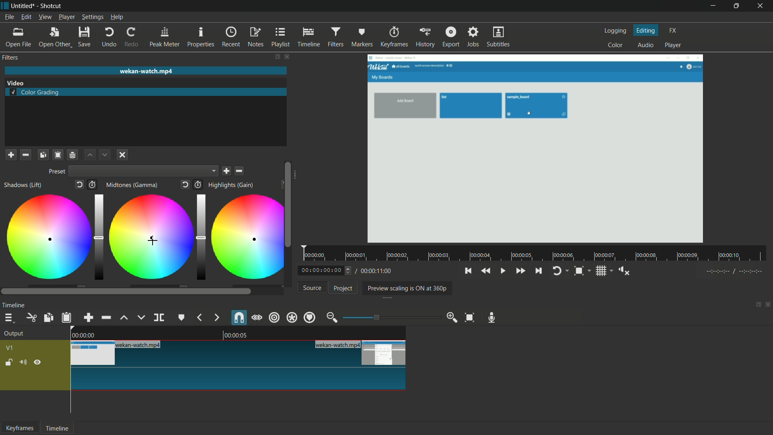  Describe the element at coordinates (146, 71) in the screenshot. I see `imported file name` at that location.